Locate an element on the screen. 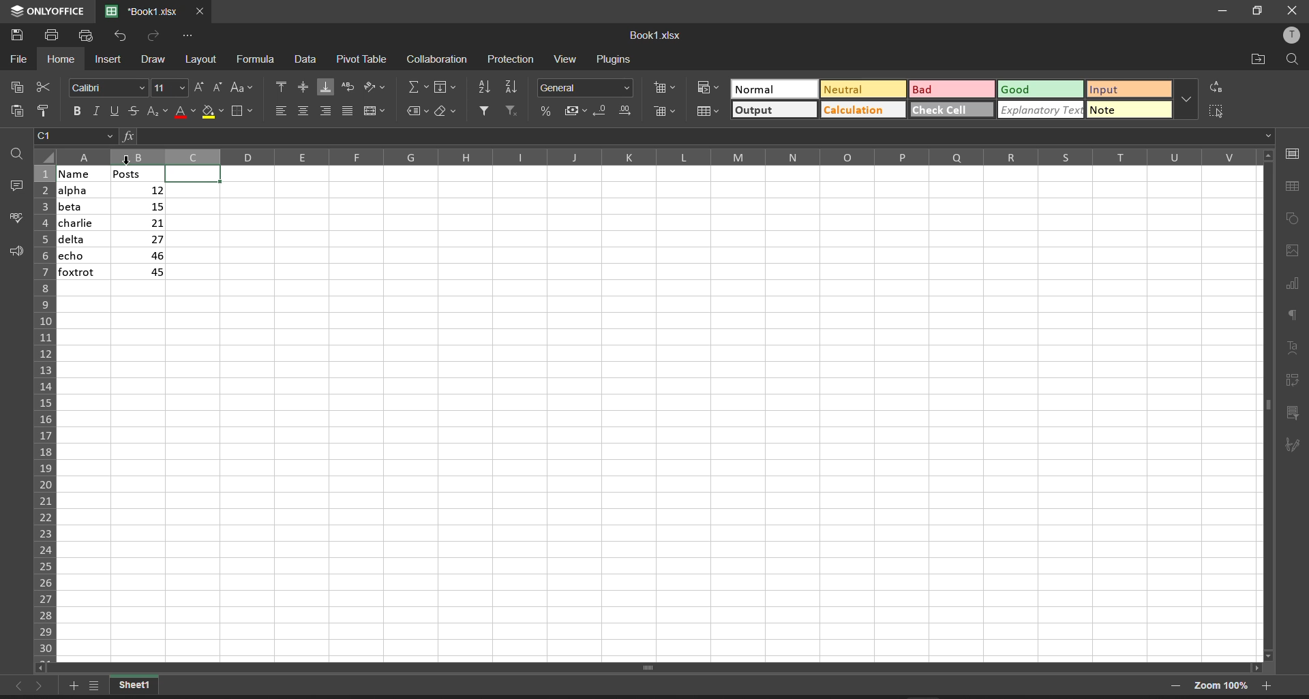 The width and height of the screenshot is (1309, 699). decrement font size is located at coordinates (219, 85).